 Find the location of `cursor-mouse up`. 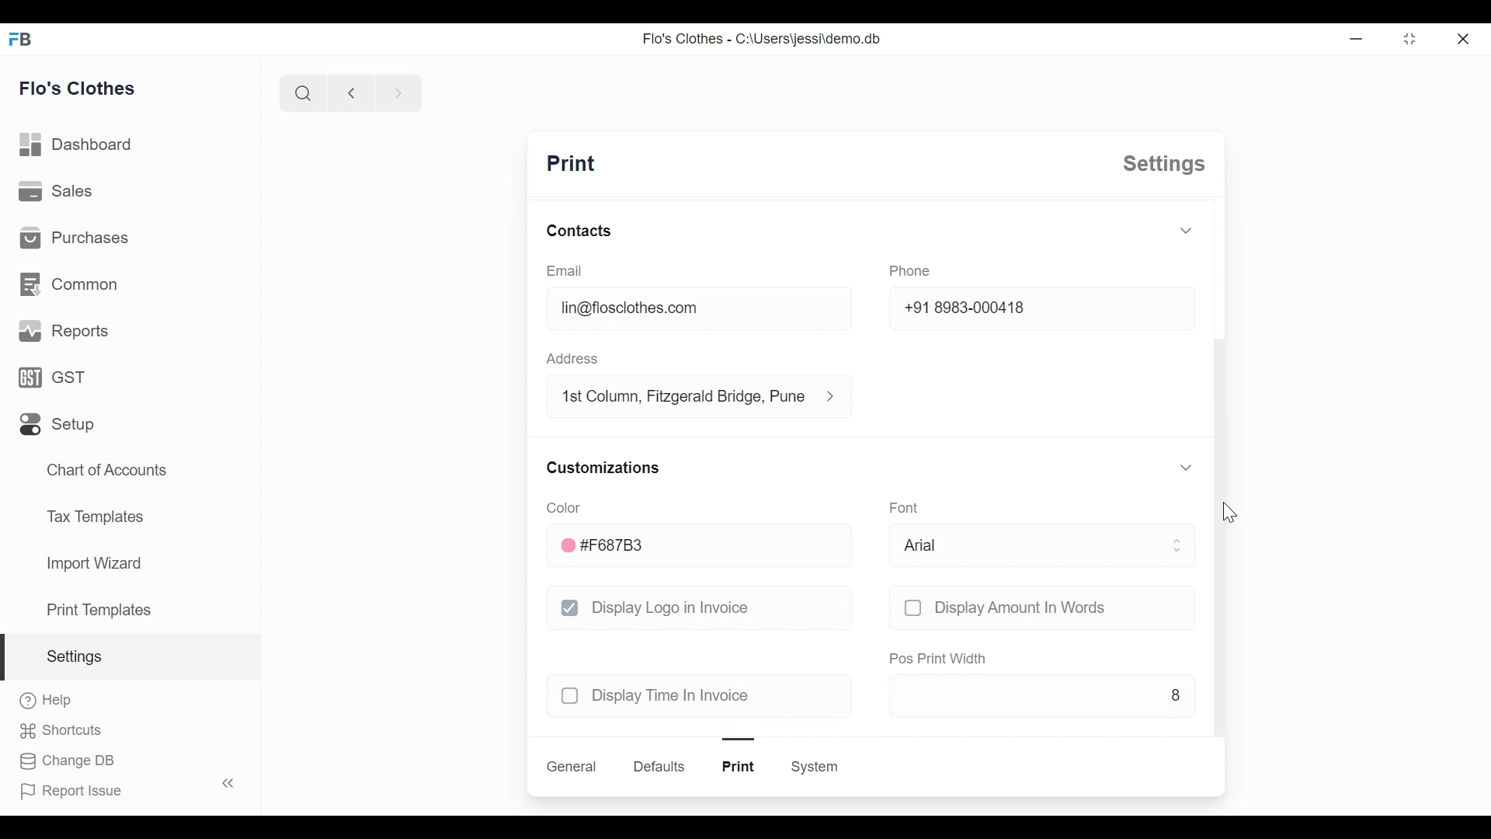

cursor-mouse up is located at coordinates (1229, 512).